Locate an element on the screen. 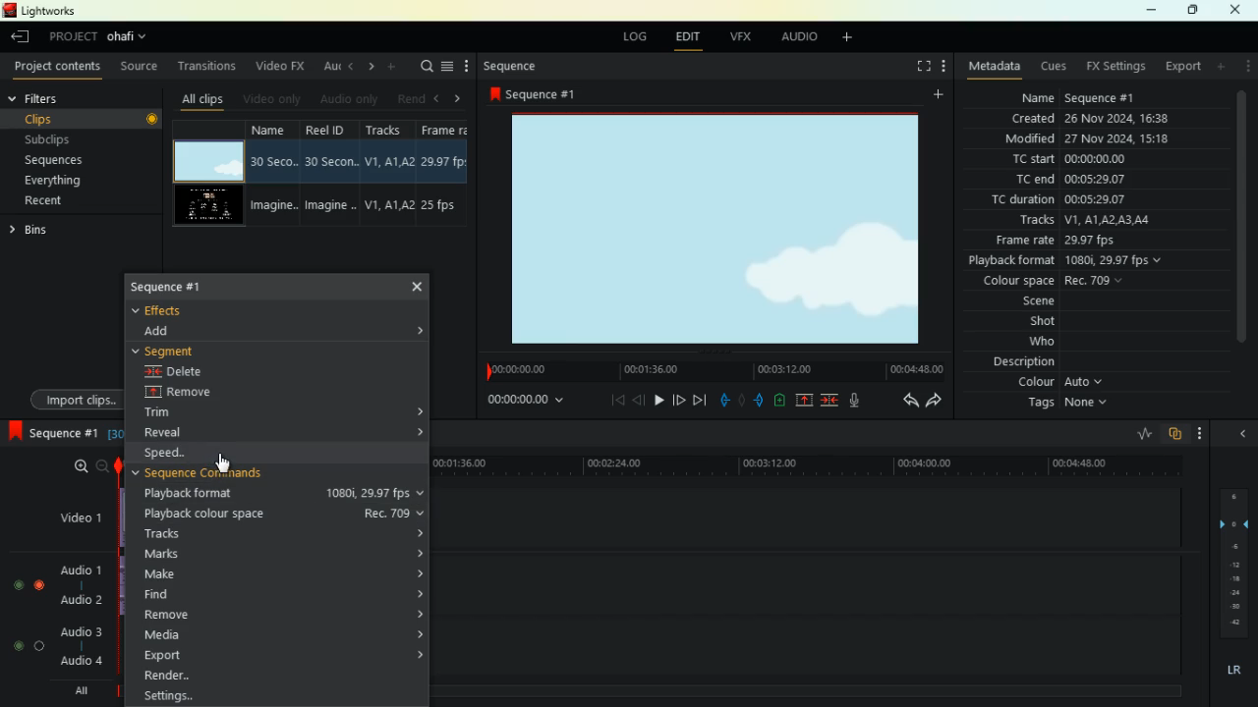  zoom is located at coordinates (81, 465).